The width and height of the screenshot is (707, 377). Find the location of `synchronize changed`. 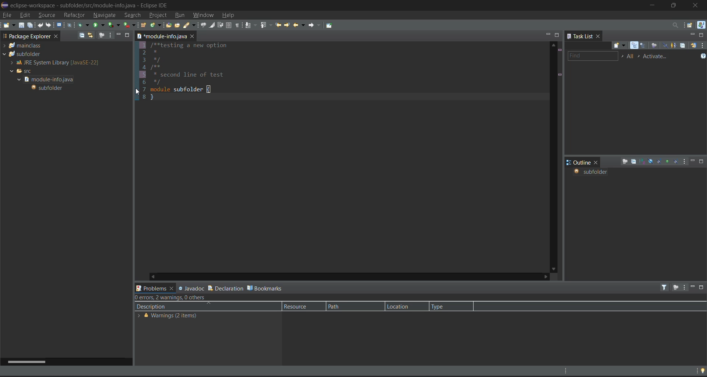

synchronize changed is located at coordinates (693, 45).